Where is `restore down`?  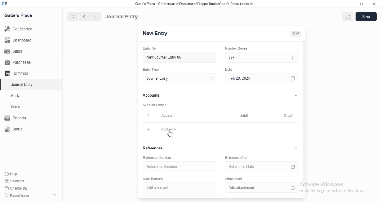 restore down is located at coordinates (362, 4).